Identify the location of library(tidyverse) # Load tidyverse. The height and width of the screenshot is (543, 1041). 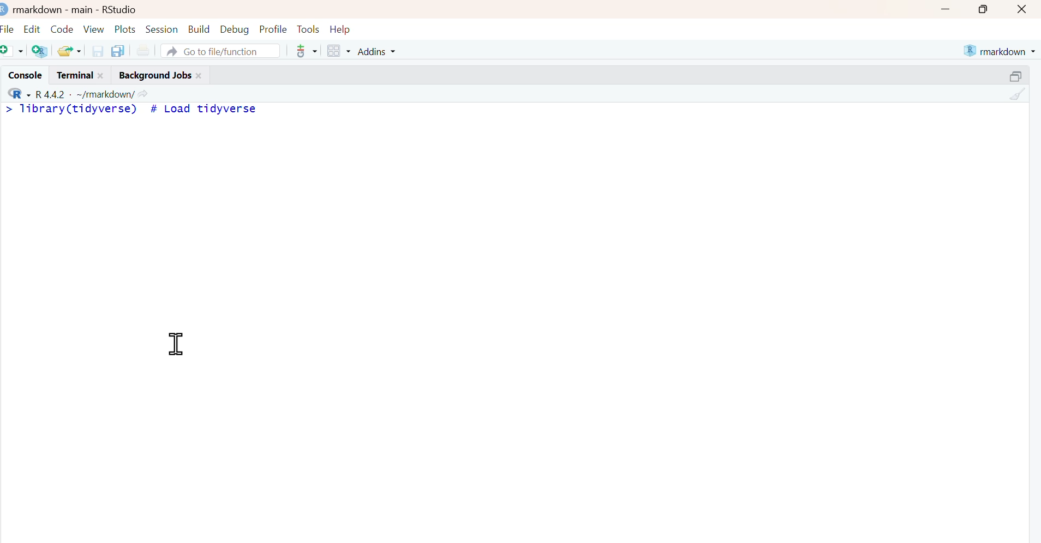
(139, 110).